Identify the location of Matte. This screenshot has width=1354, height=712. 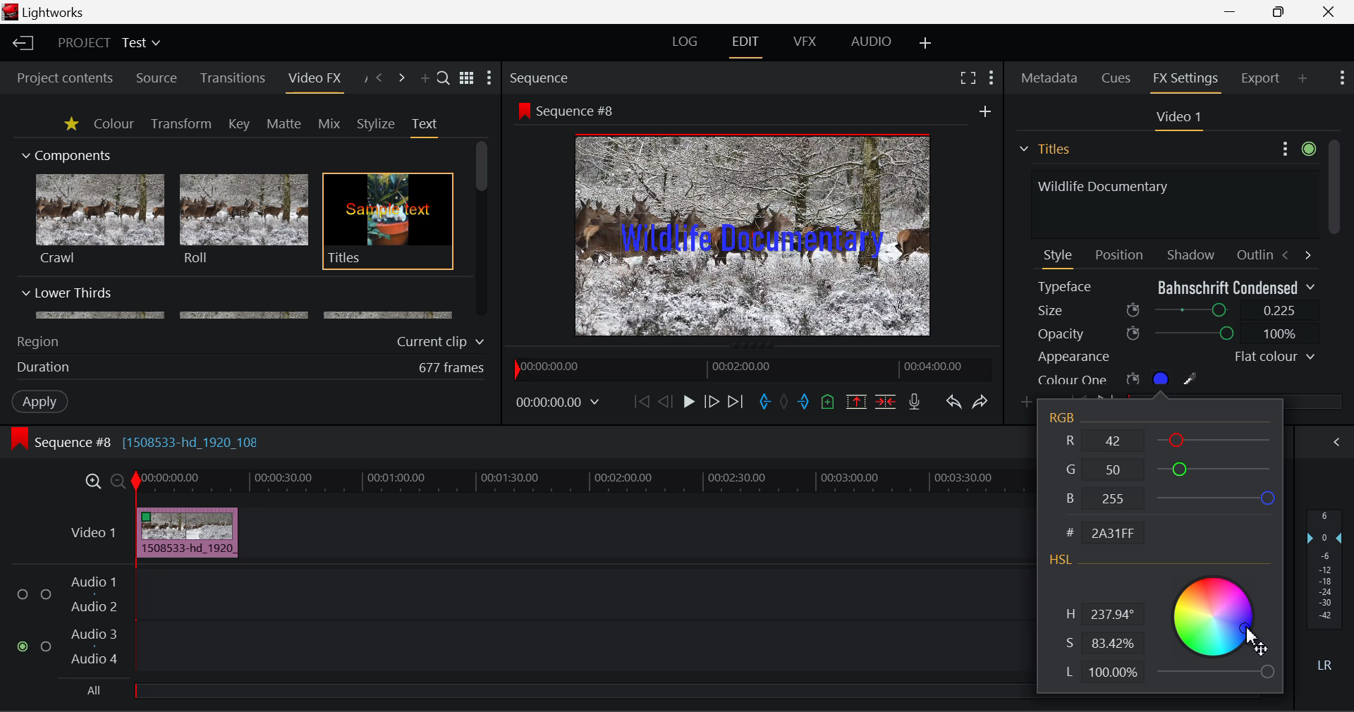
(283, 123).